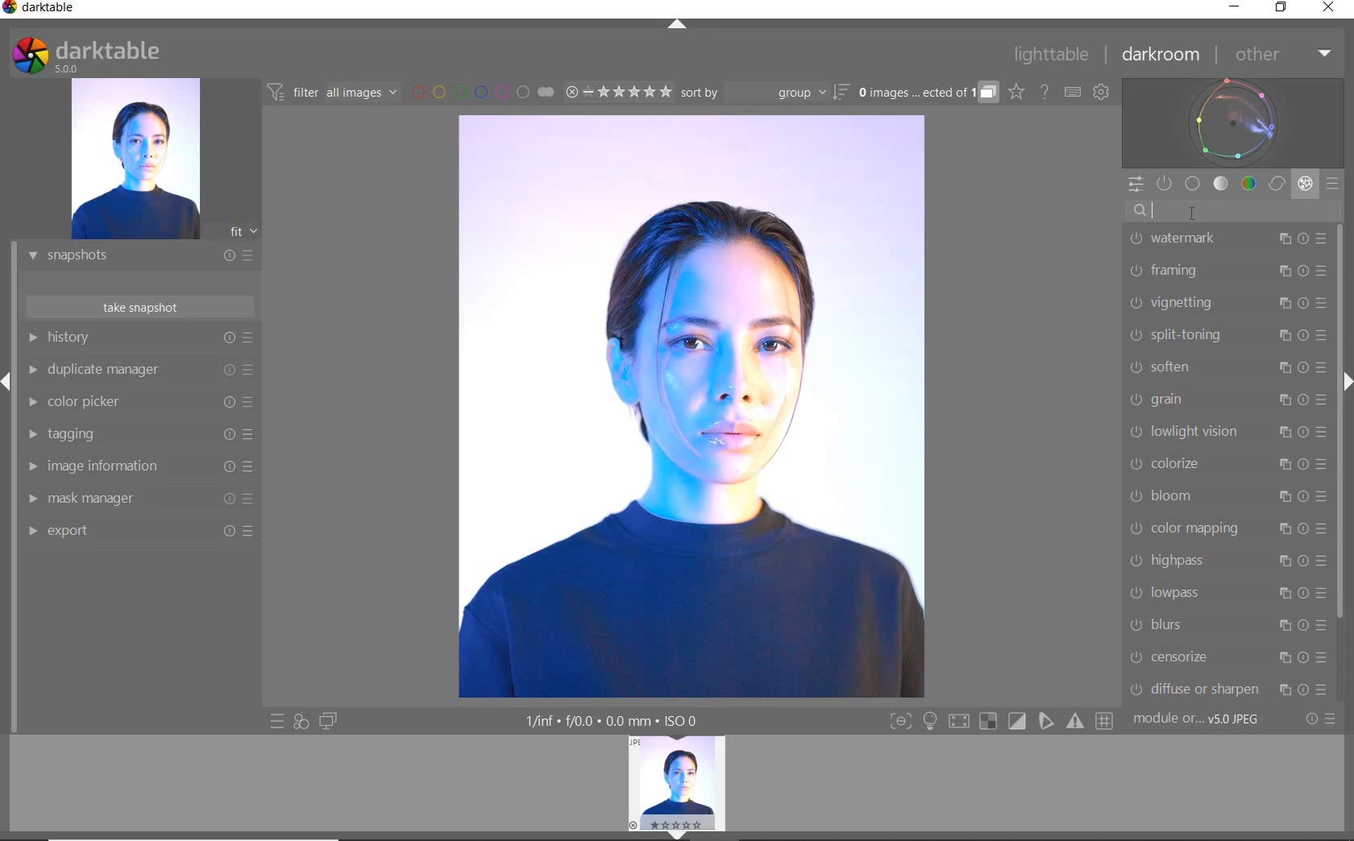  Describe the element at coordinates (1323, 719) in the screenshot. I see `RESET OR PRESETS & PREFERENCES` at that location.